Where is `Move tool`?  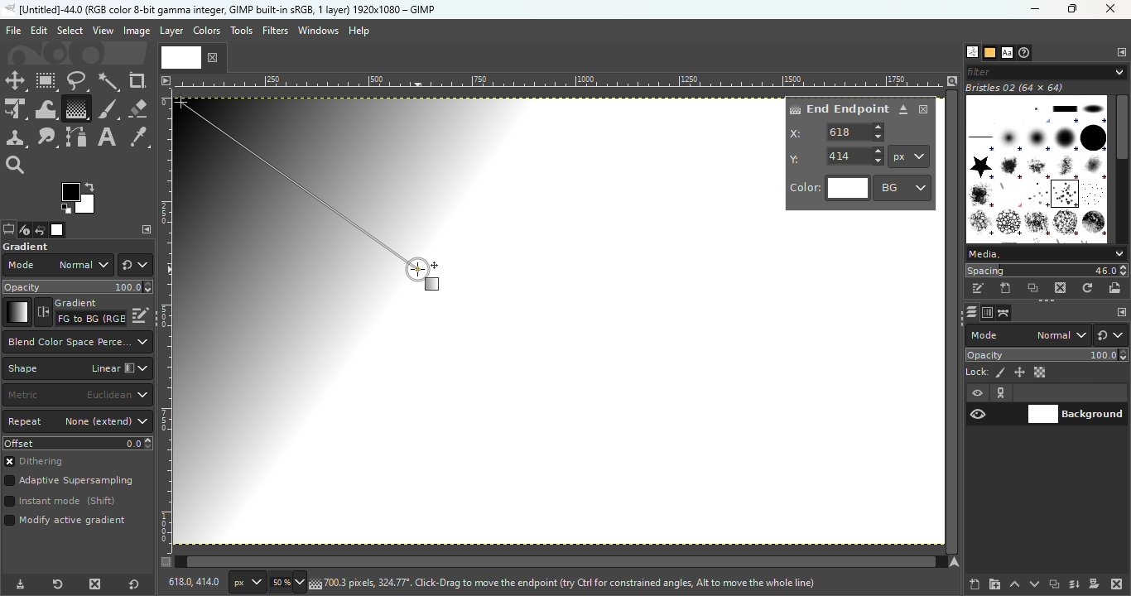
Move tool is located at coordinates (16, 81).